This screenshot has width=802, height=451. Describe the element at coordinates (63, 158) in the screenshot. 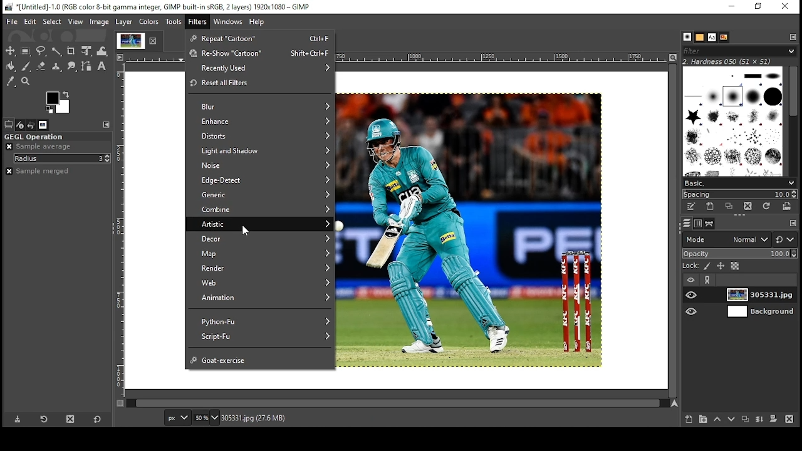

I see `radius` at that location.